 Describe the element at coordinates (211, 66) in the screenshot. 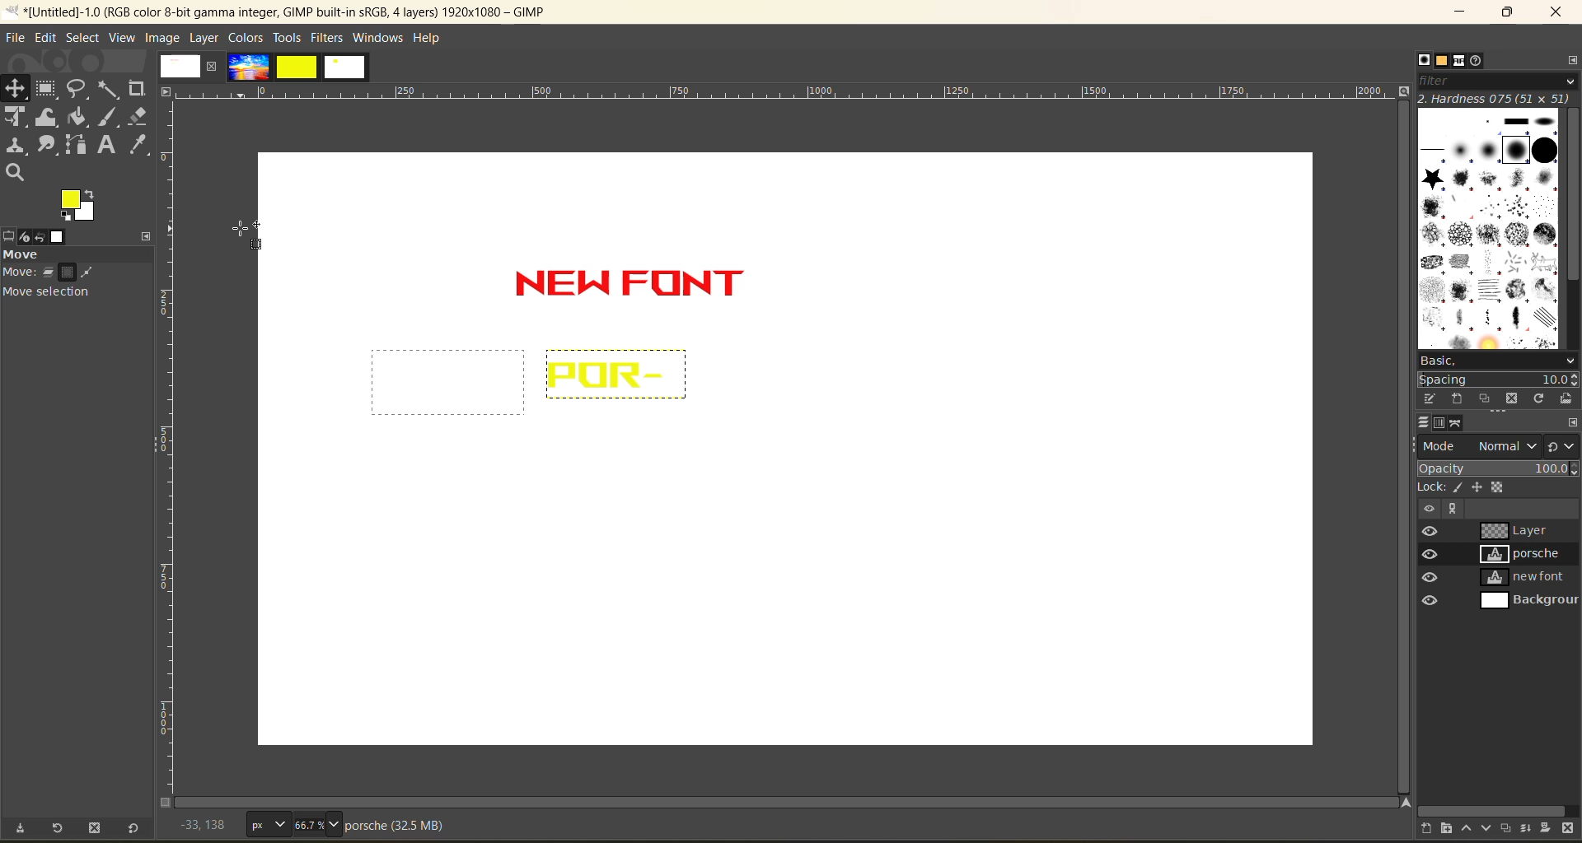

I see `close` at that location.